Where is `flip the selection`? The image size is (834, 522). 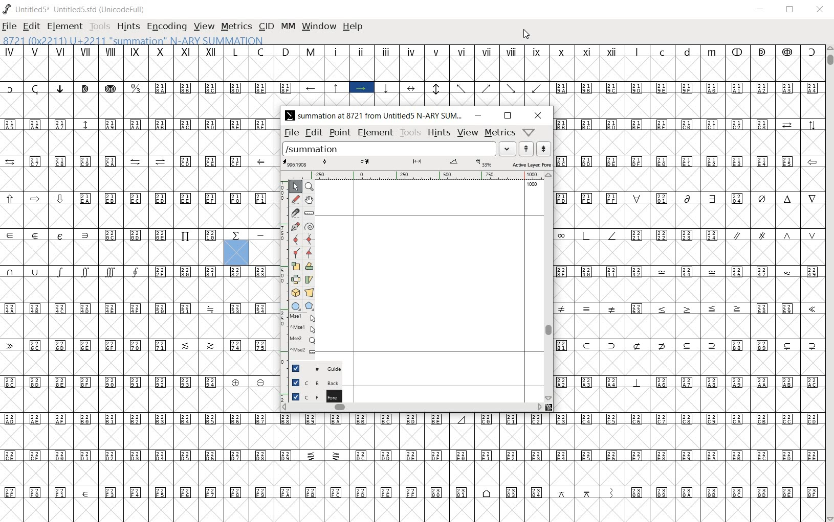 flip the selection is located at coordinates (296, 280).